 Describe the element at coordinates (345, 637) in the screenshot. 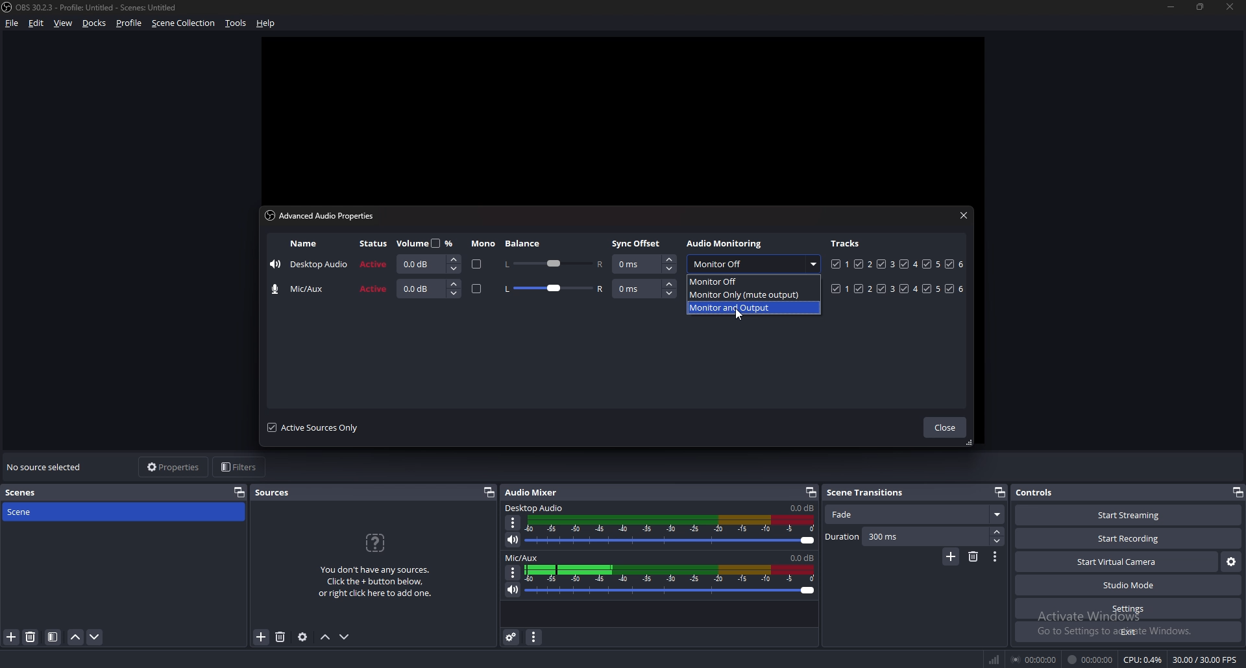

I see `move sources down` at that location.